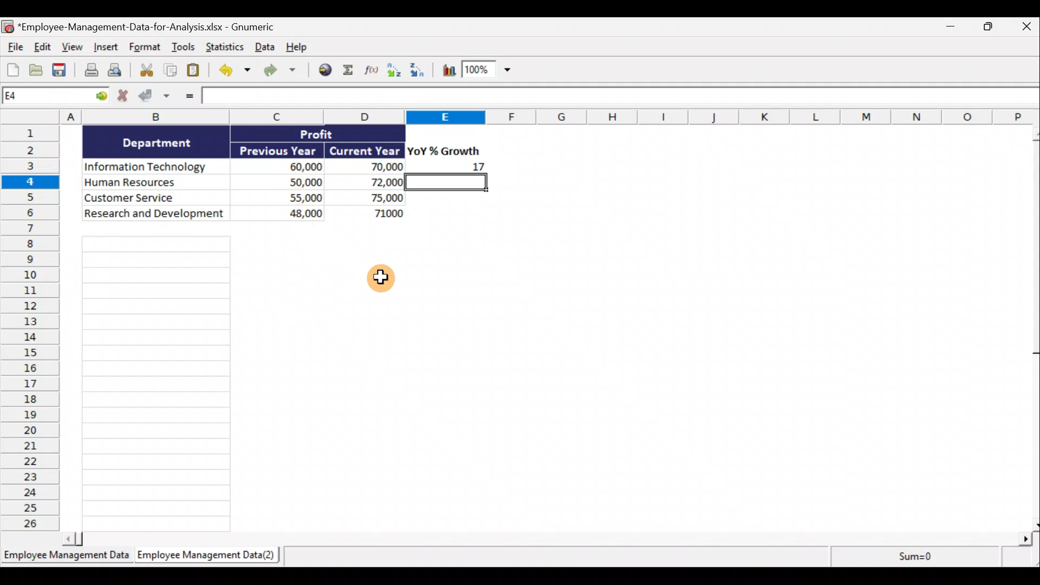 The image size is (1040, 585). Describe the element at coordinates (296, 48) in the screenshot. I see `Help` at that location.